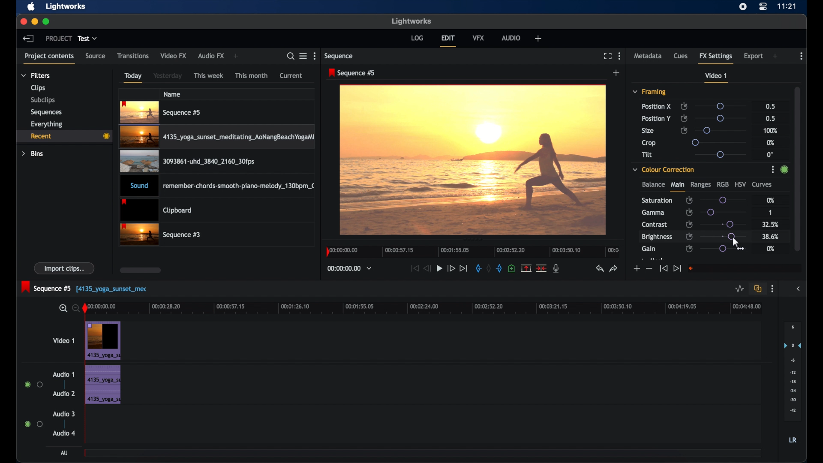  What do you see at coordinates (59, 39) in the screenshot?
I see `project` at bounding box center [59, 39].